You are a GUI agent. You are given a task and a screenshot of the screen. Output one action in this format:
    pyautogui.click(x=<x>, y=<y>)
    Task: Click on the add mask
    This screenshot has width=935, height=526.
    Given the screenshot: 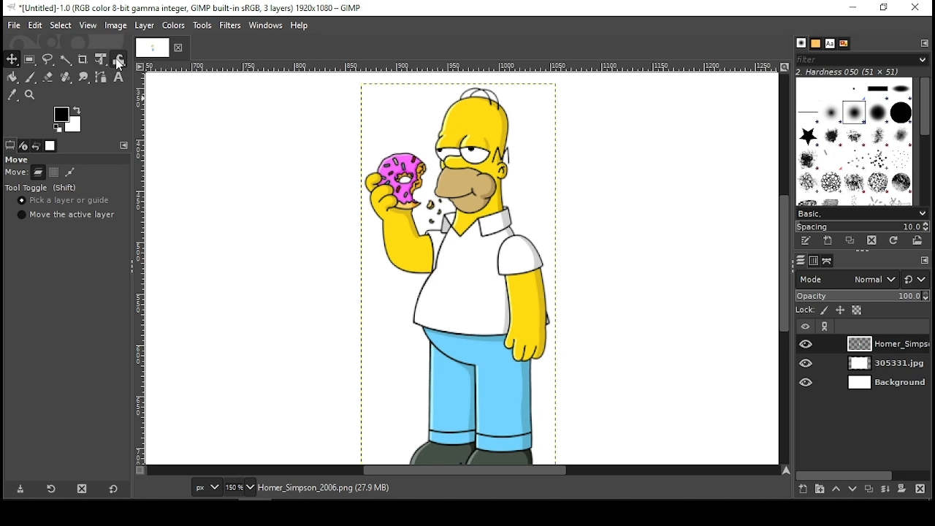 What is the action you would take?
    pyautogui.click(x=903, y=489)
    